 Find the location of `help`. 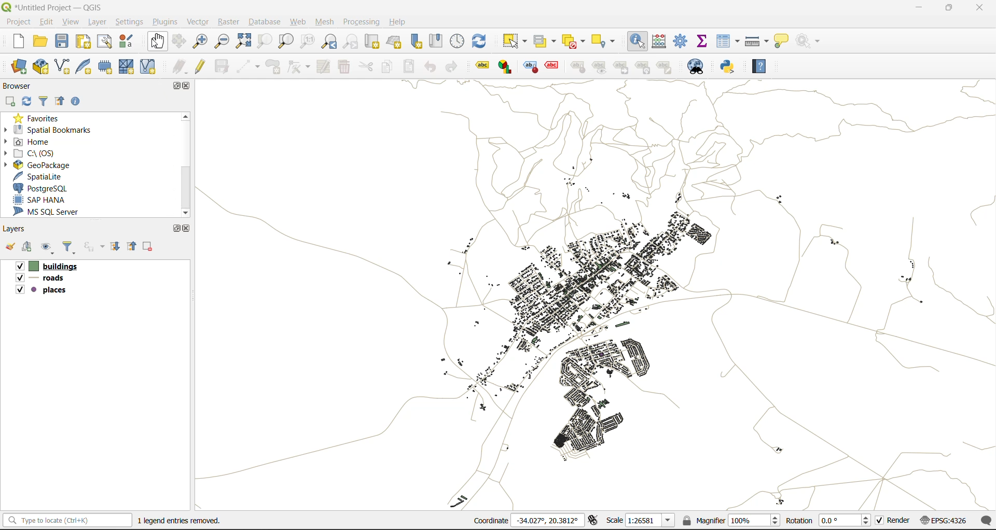

help is located at coordinates (399, 22).